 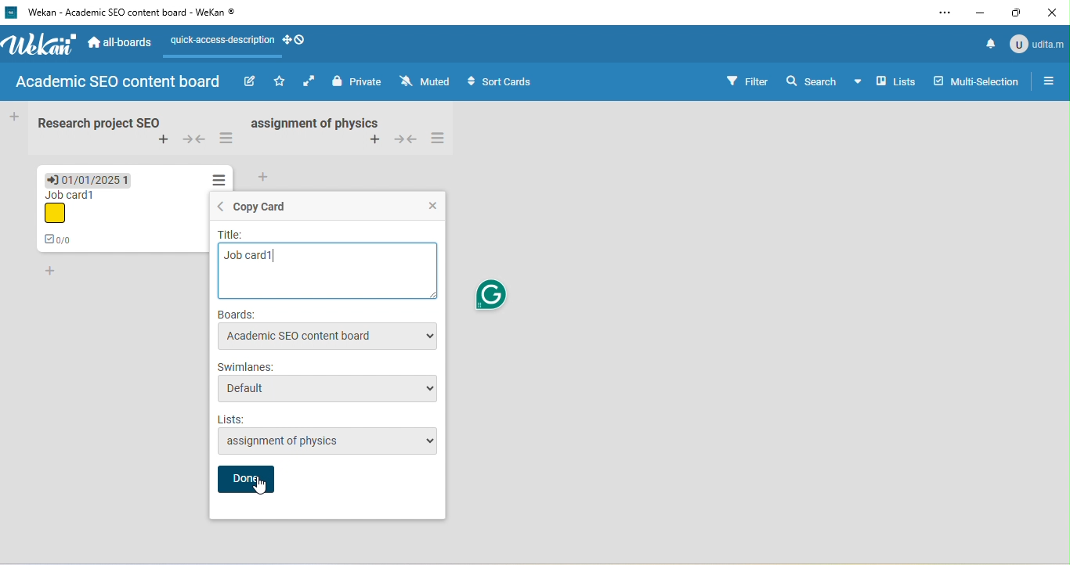 I want to click on add, so click(x=14, y=115).